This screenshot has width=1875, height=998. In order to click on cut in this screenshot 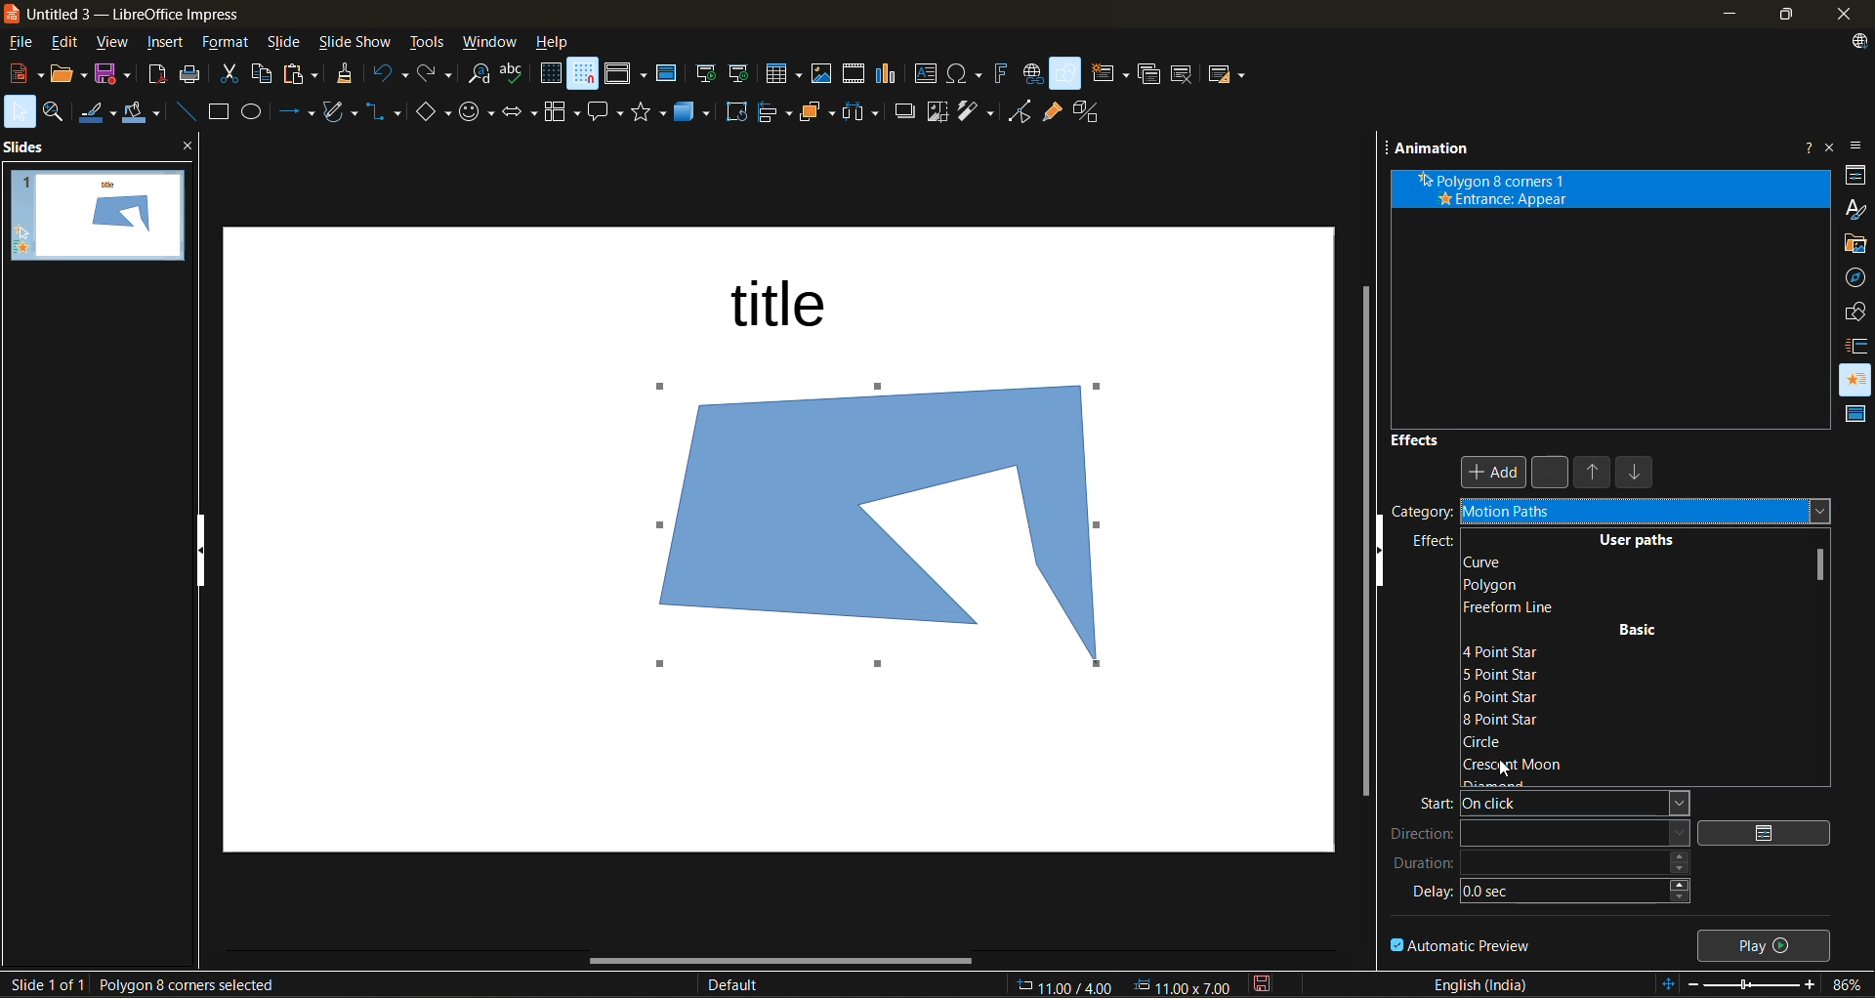, I will do `click(231, 75)`.